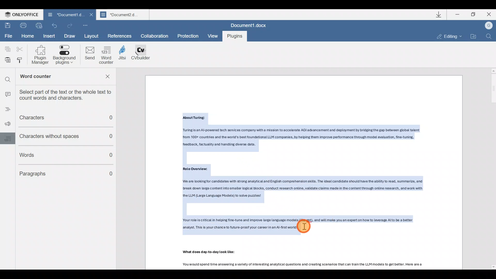 The height and width of the screenshot is (279, 496). Describe the element at coordinates (7, 78) in the screenshot. I see `search` at that location.